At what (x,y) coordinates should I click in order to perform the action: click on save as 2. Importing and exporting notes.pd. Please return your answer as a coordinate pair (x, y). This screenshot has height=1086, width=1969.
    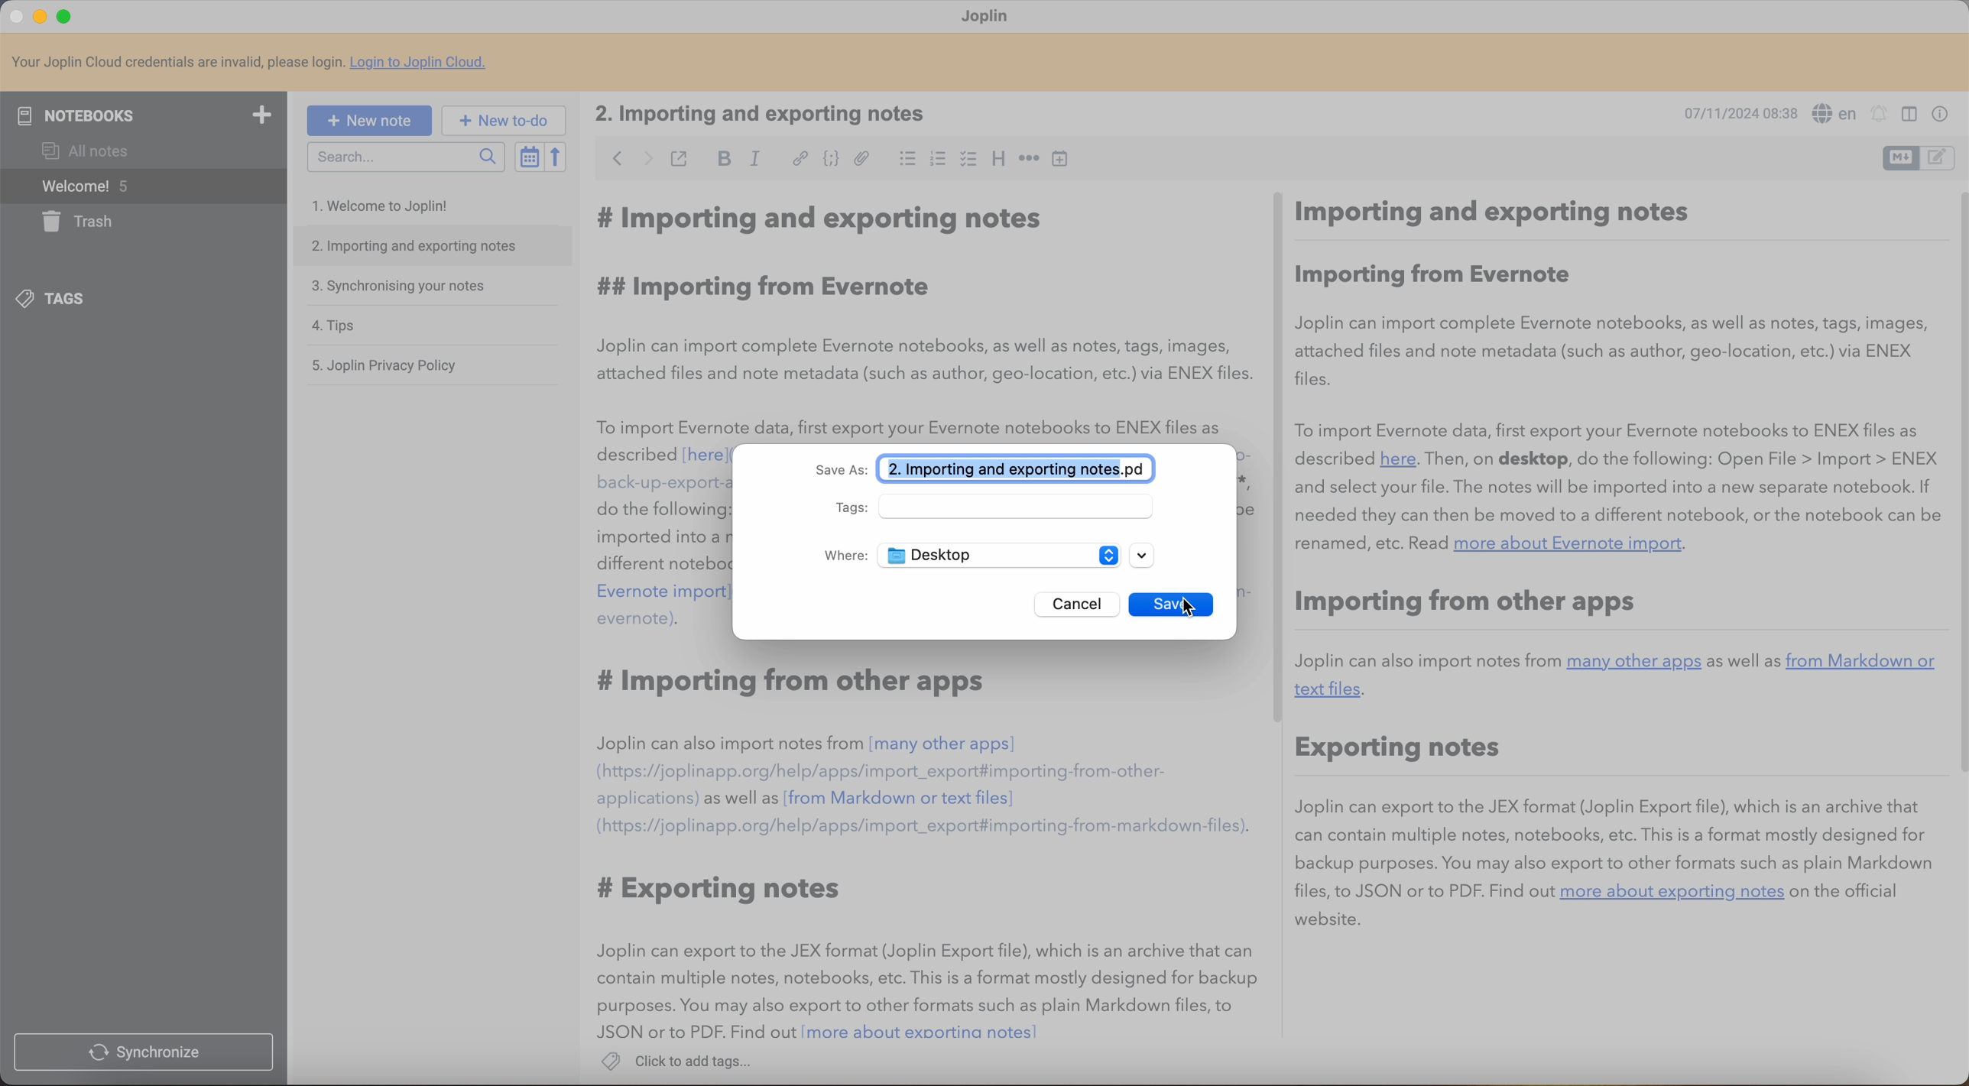
    Looking at the image, I should click on (989, 469).